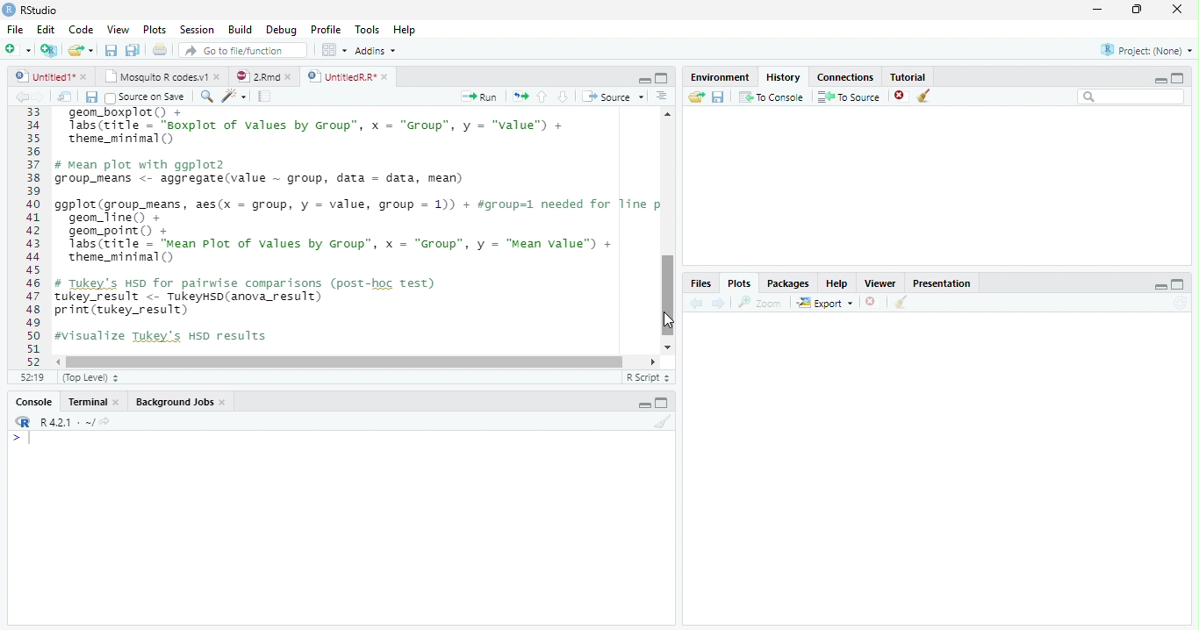 The width and height of the screenshot is (1199, 630). What do you see at coordinates (23, 97) in the screenshot?
I see `Back ` at bounding box center [23, 97].